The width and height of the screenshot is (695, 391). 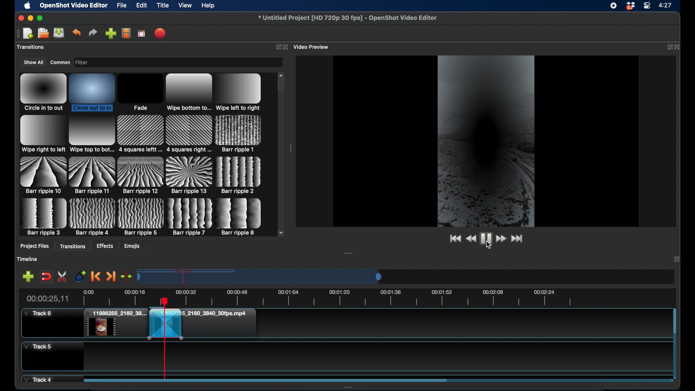 I want to click on expand, so click(x=668, y=47).